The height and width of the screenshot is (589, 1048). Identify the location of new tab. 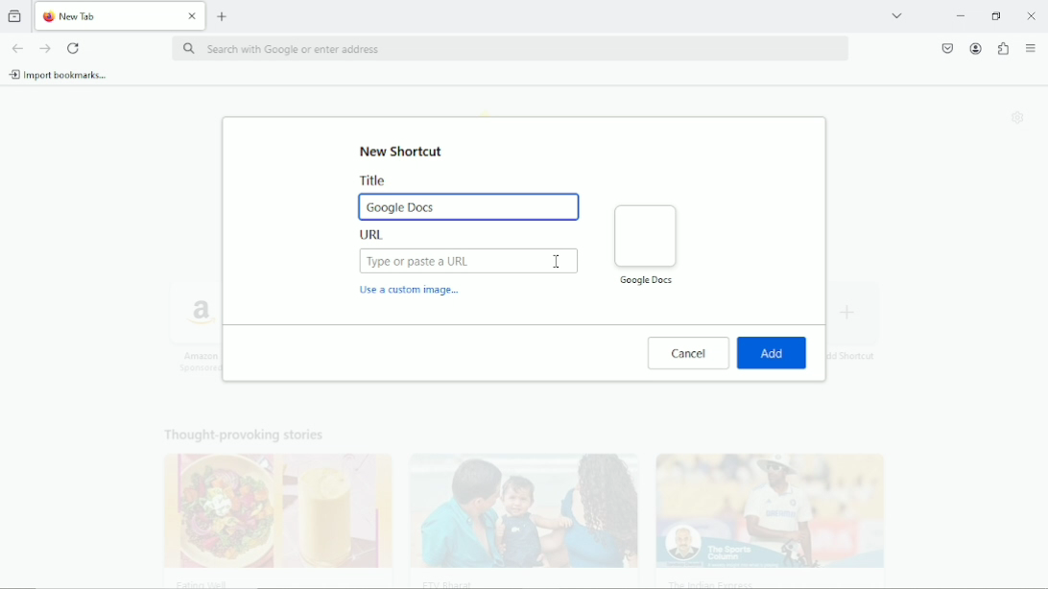
(223, 15).